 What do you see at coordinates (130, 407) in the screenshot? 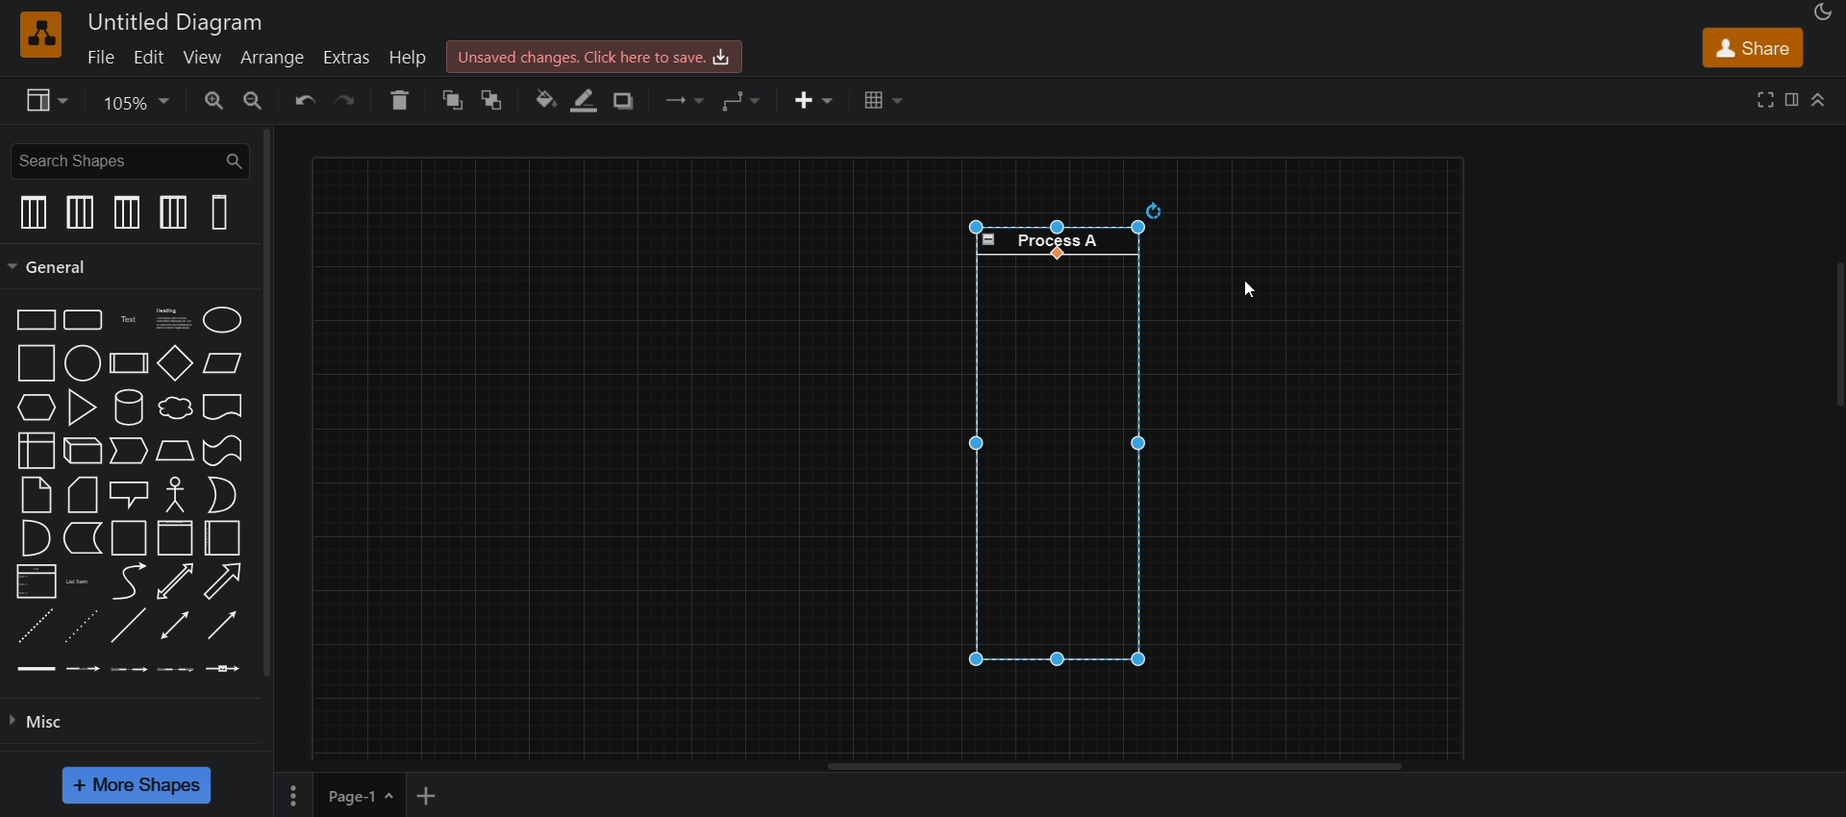
I see `cylinder` at bounding box center [130, 407].